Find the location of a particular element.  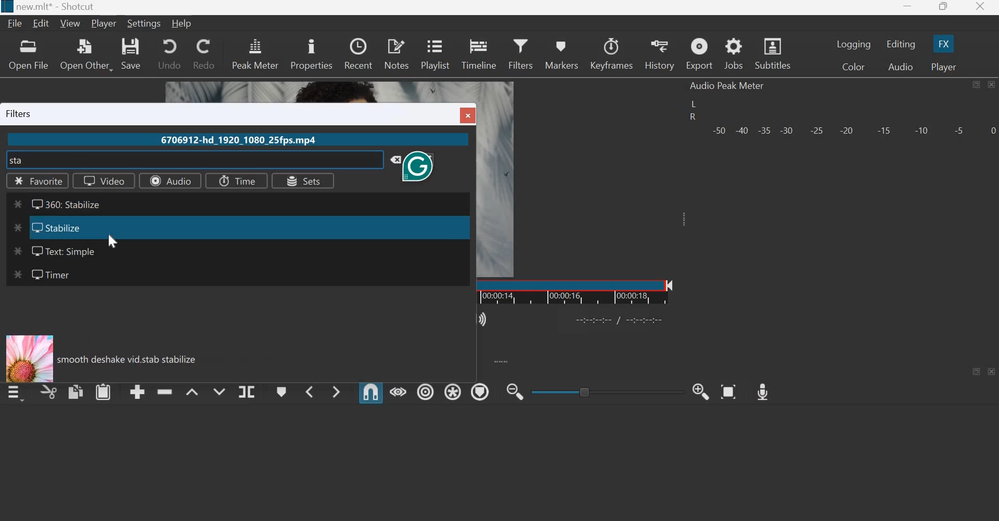

Open other is located at coordinates (87, 54).